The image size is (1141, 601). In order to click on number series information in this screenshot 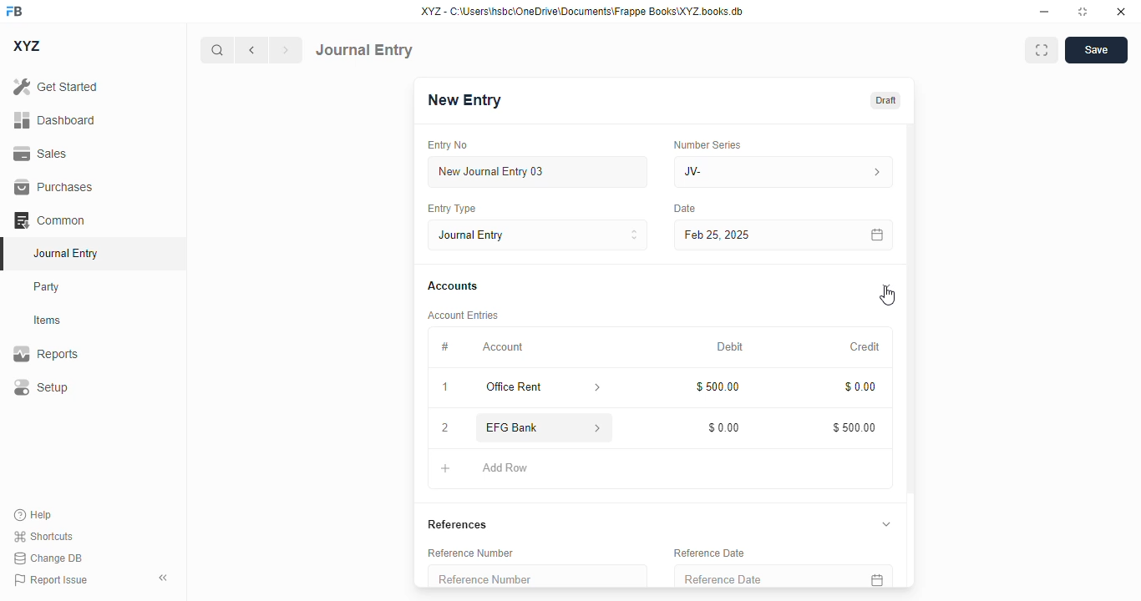, I will do `click(875, 173)`.